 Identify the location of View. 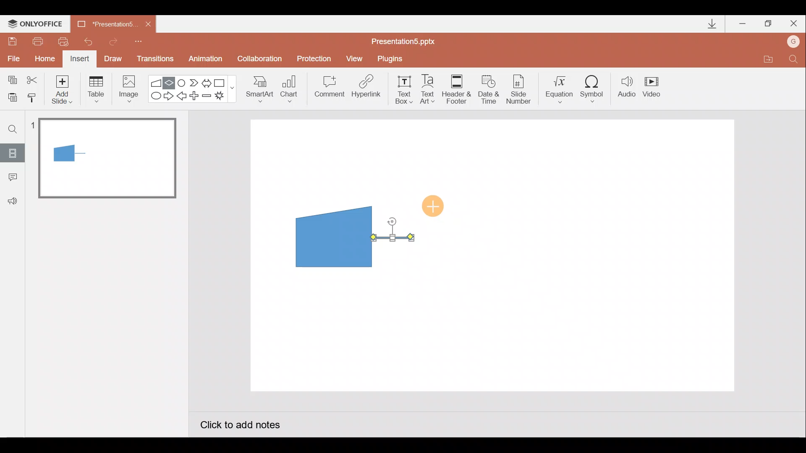
(356, 58).